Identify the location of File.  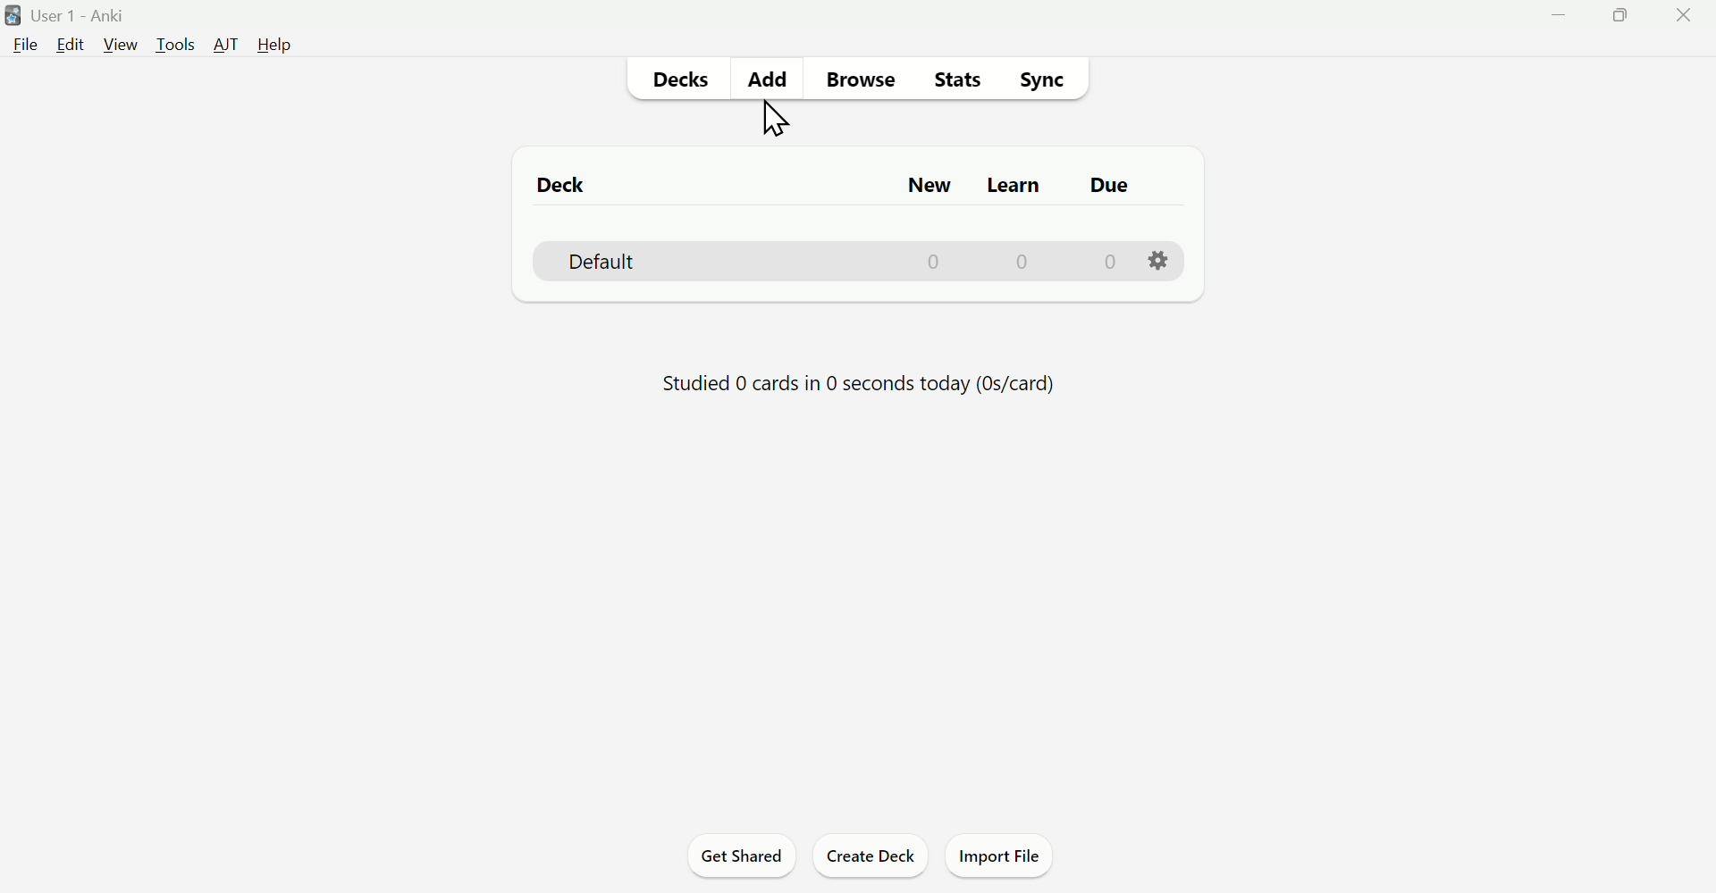
(26, 42).